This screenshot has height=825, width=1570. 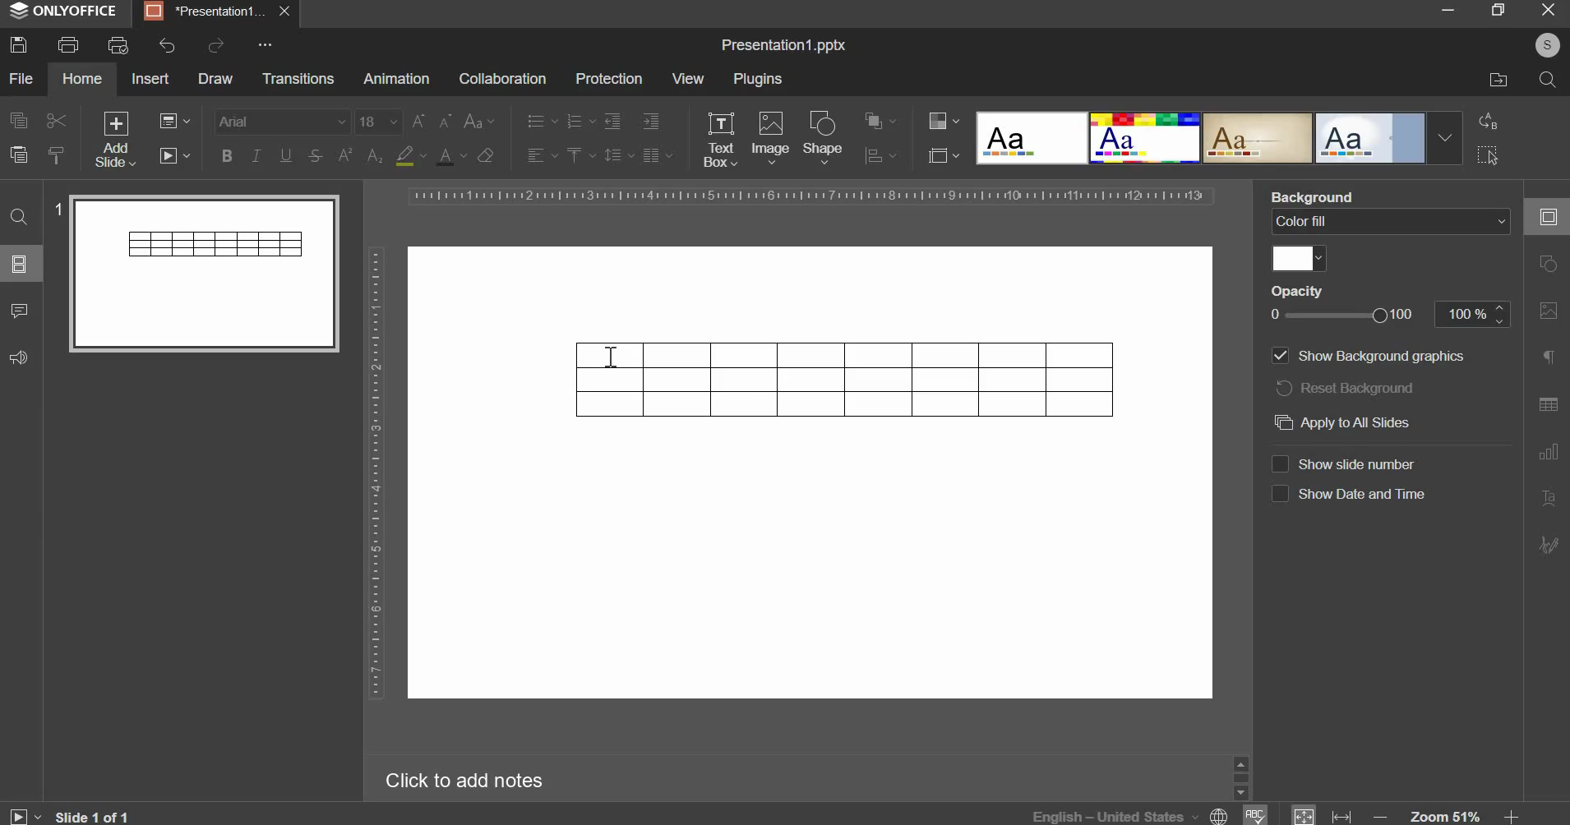 I want to click on insert, so click(x=150, y=77).